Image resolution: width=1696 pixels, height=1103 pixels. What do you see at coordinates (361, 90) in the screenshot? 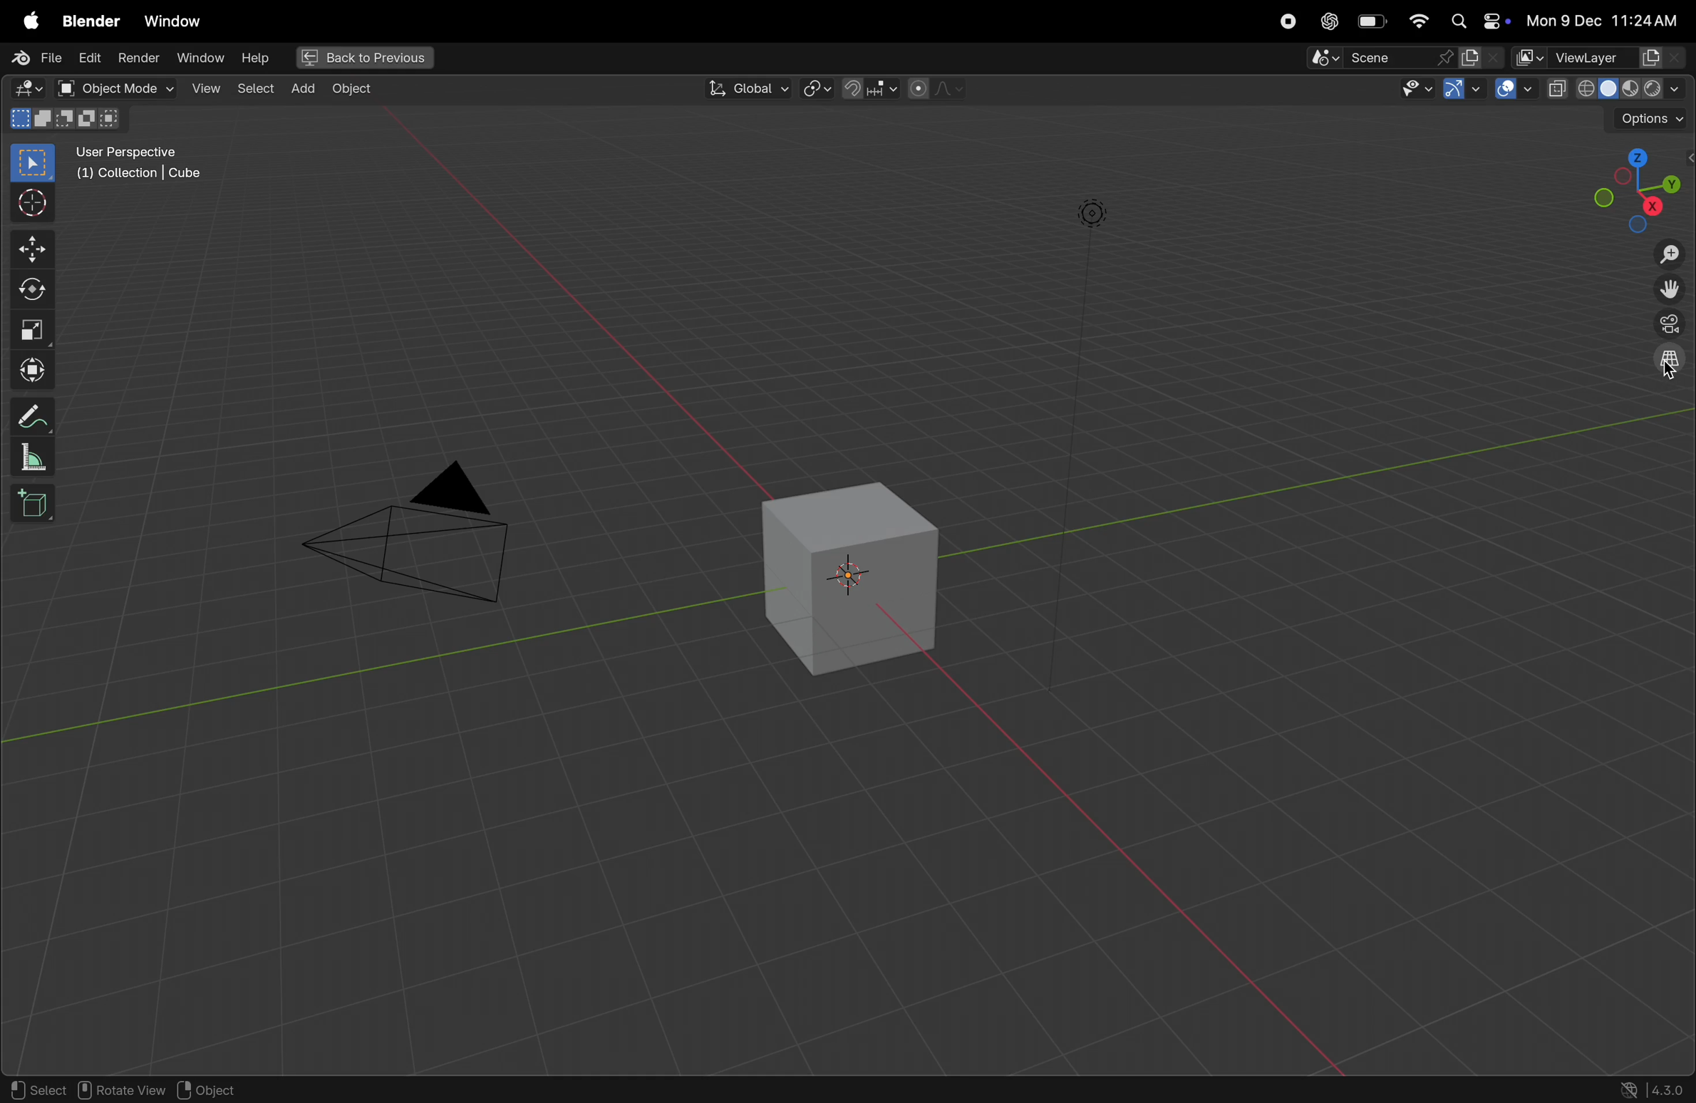
I see `objects` at bounding box center [361, 90].